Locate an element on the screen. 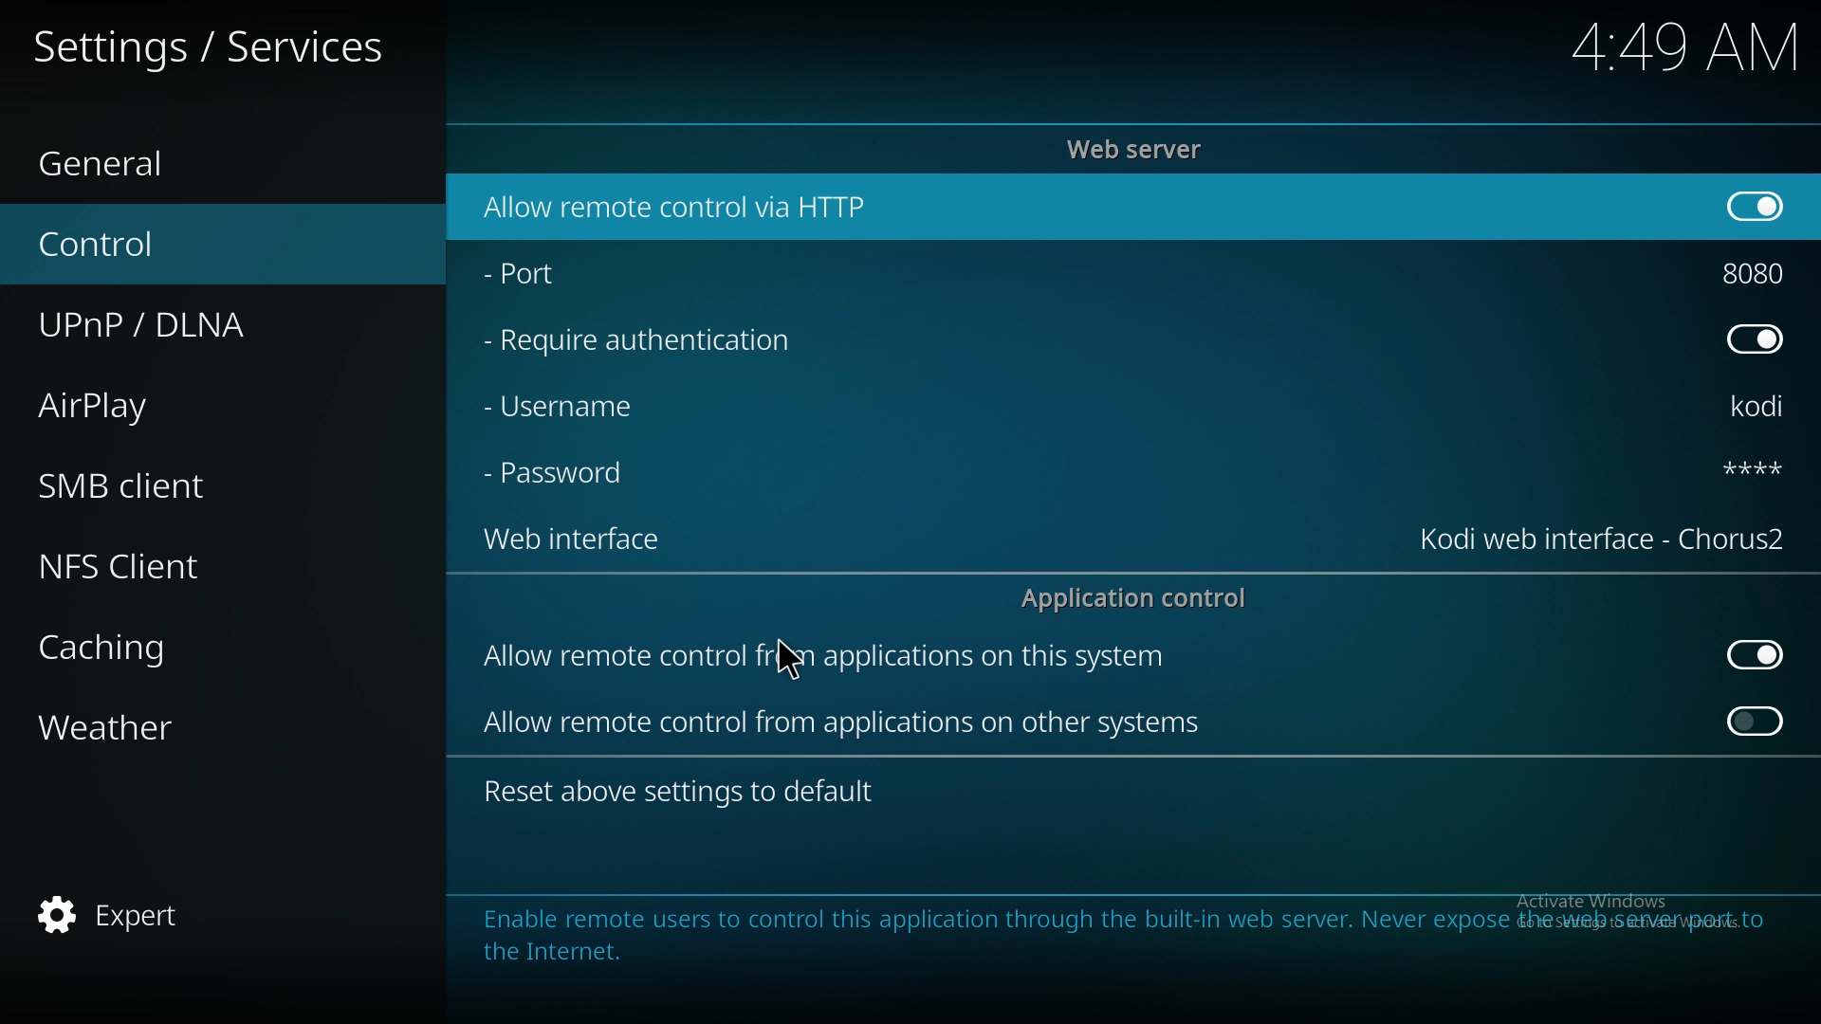   is located at coordinates (790, 657).